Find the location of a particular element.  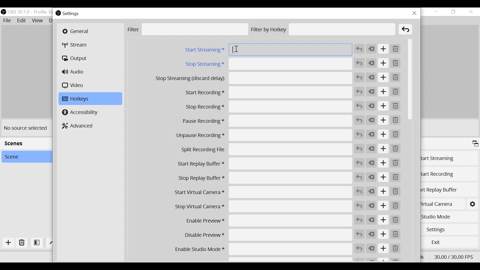

Add is located at coordinates (384, 191).